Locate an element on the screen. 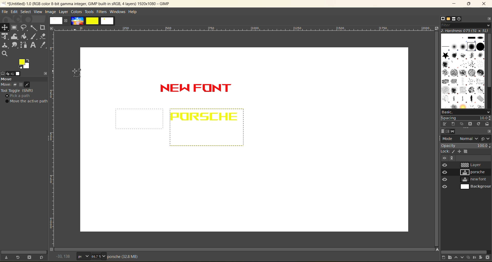 This screenshot has width=492, height=262. maximize is located at coordinates (468, 4).